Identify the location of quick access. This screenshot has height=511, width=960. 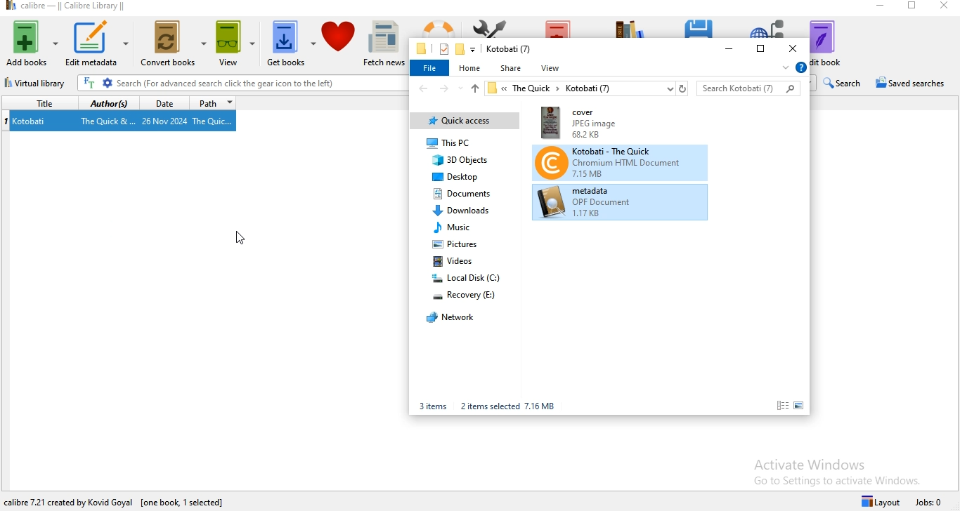
(467, 121).